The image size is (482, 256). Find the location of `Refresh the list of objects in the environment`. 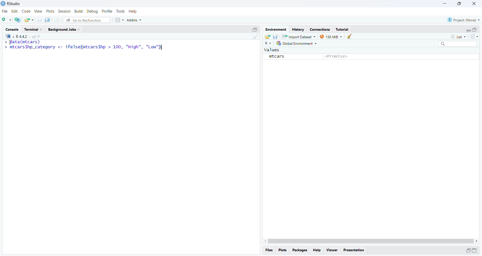

Refresh the list of objects in the environment is located at coordinates (474, 37).